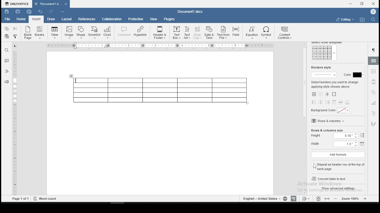 This screenshot has height=213, width=380. Describe the element at coordinates (21, 199) in the screenshot. I see `Page1 of 1` at that location.